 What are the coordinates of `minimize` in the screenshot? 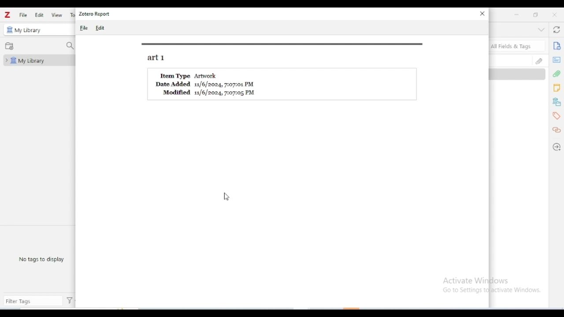 It's located at (517, 15).